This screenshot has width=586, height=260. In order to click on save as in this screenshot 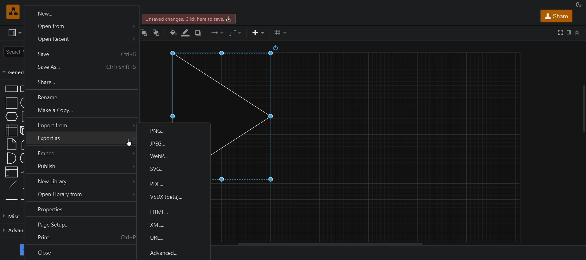, I will do `click(80, 67)`.